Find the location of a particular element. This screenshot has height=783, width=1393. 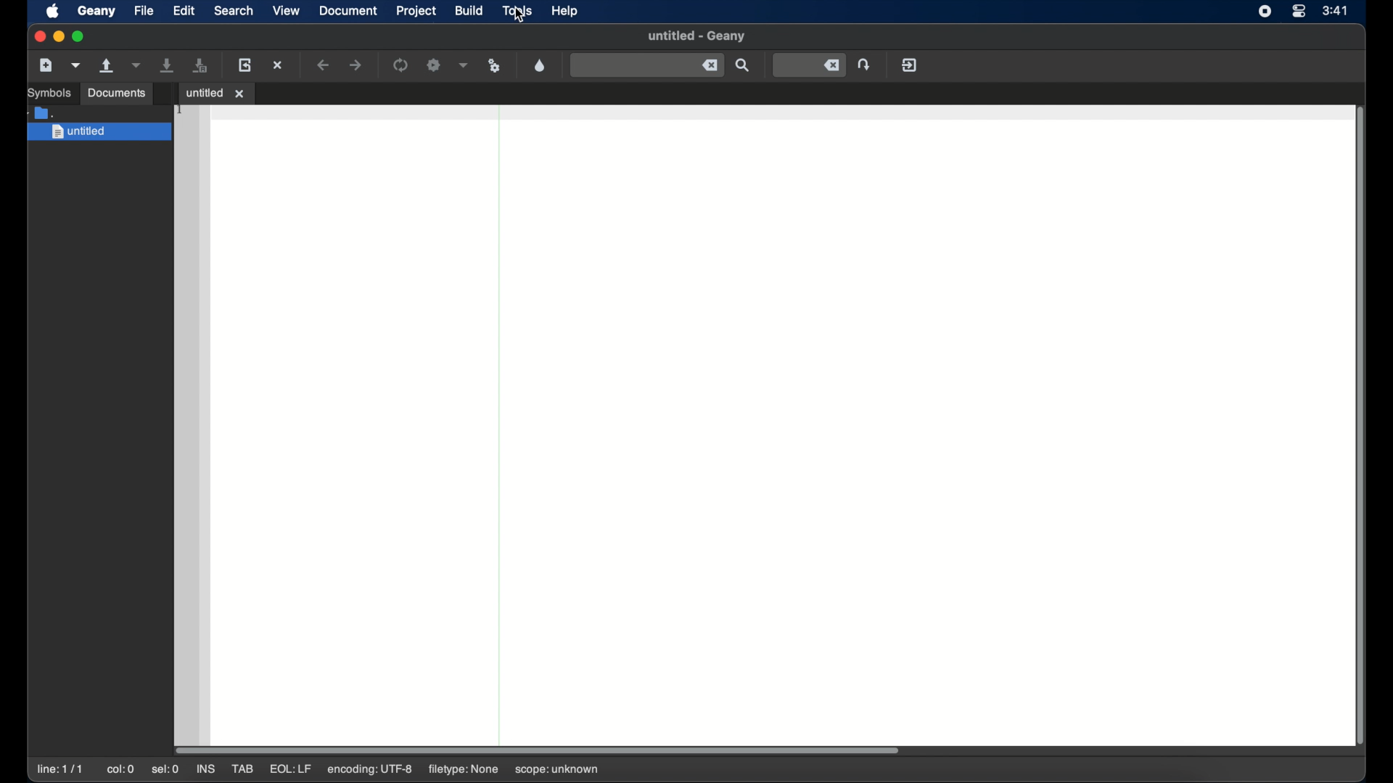

1 is located at coordinates (181, 110).